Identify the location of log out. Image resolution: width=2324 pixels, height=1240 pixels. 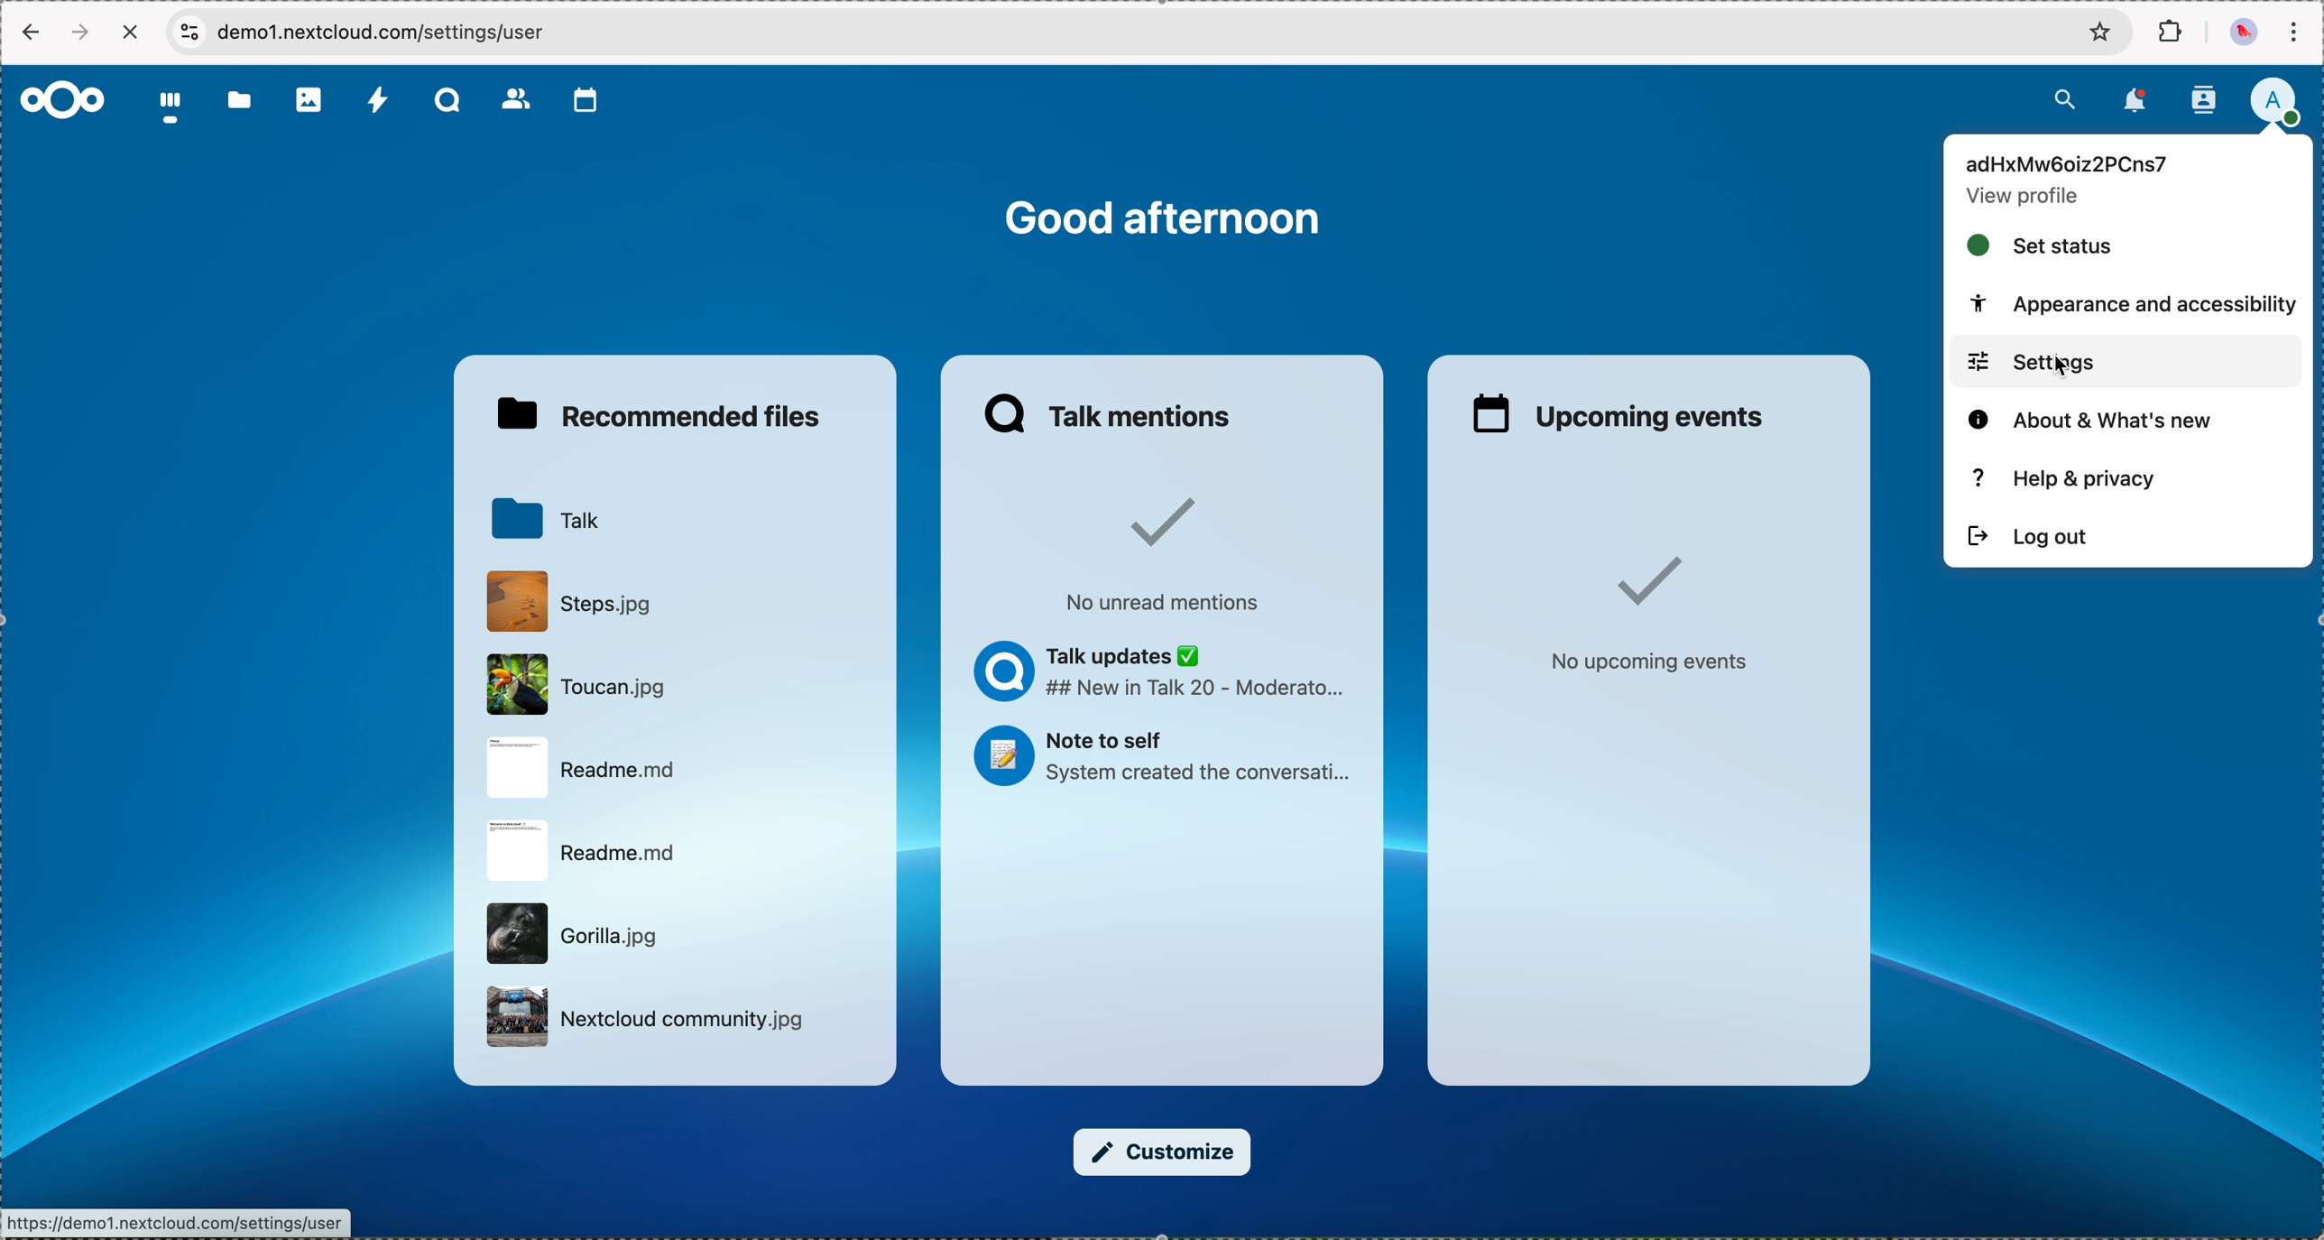
(2029, 538).